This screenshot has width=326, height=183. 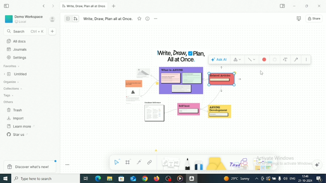 I want to click on Eraser, so click(x=199, y=164).